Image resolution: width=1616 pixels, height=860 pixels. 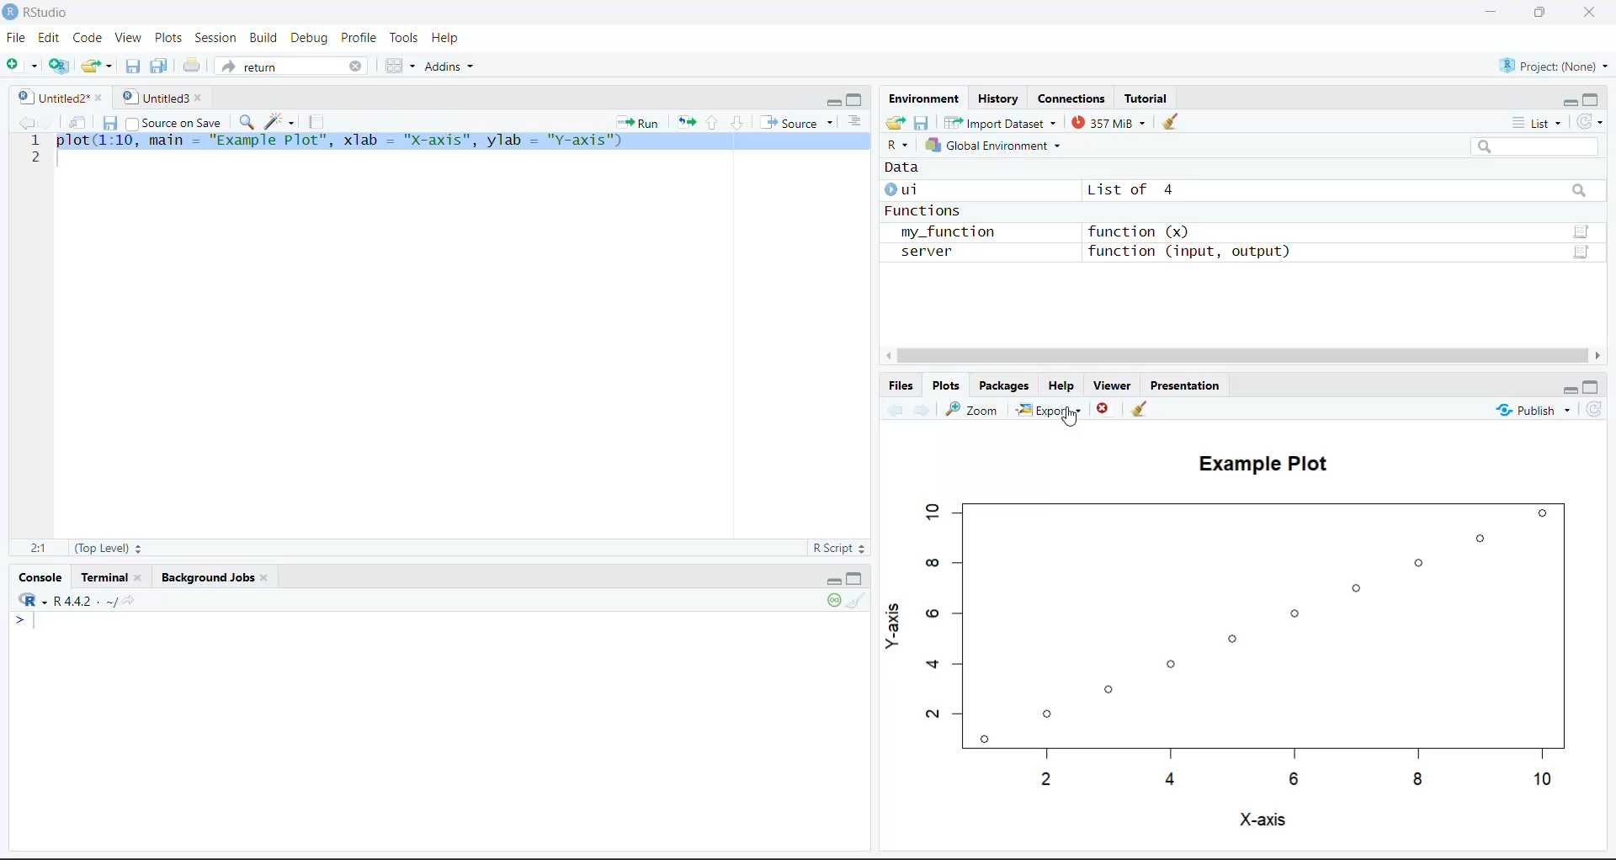 What do you see at coordinates (397, 65) in the screenshot?
I see `Workspace panes` at bounding box center [397, 65].